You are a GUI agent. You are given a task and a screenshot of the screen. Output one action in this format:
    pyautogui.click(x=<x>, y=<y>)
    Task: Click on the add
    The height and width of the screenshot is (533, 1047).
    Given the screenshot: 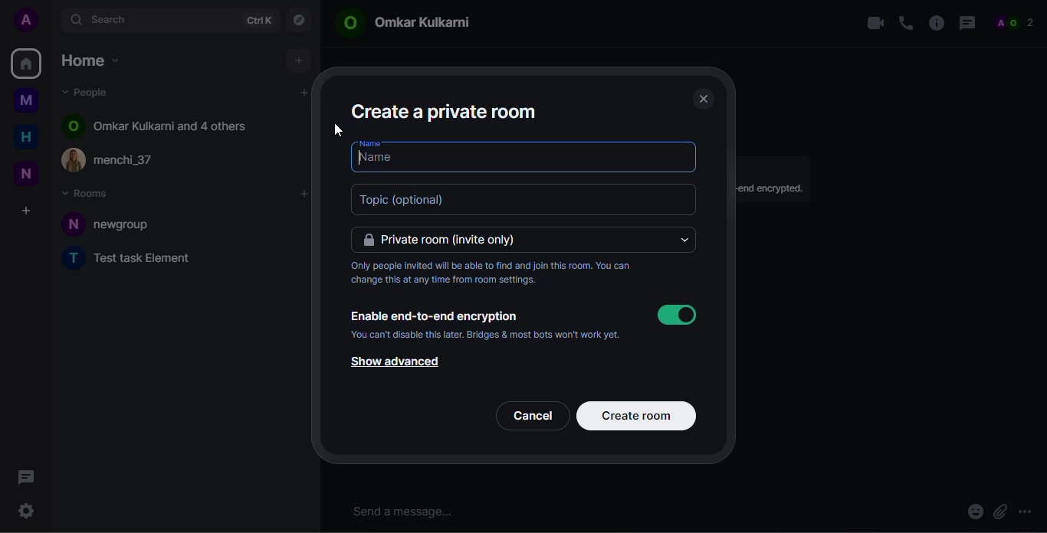 What is the action you would take?
    pyautogui.click(x=304, y=93)
    